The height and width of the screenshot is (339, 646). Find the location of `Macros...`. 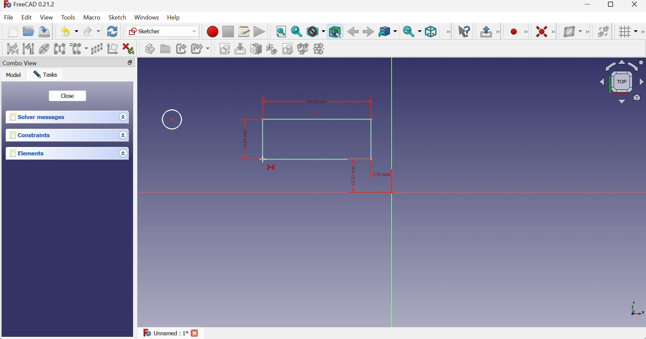

Macros... is located at coordinates (244, 32).